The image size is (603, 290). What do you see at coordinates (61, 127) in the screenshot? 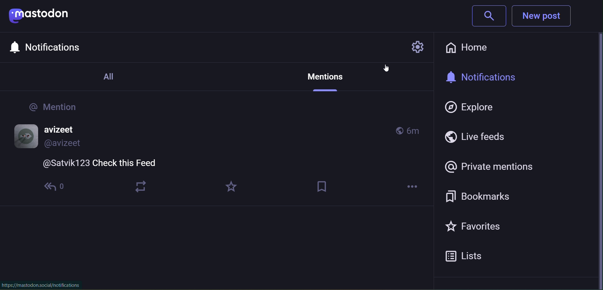
I see `avizeet` at bounding box center [61, 127].